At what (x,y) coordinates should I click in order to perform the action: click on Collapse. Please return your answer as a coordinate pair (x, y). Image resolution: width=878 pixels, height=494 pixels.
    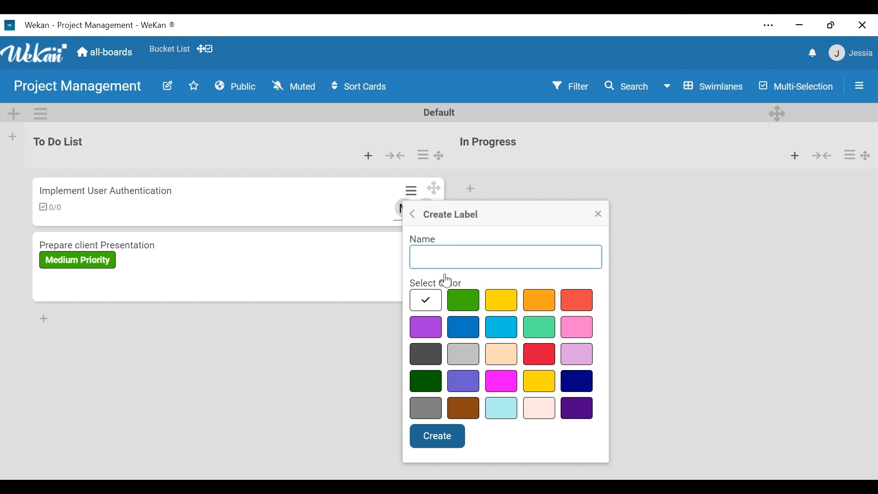
    Looking at the image, I should click on (395, 156).